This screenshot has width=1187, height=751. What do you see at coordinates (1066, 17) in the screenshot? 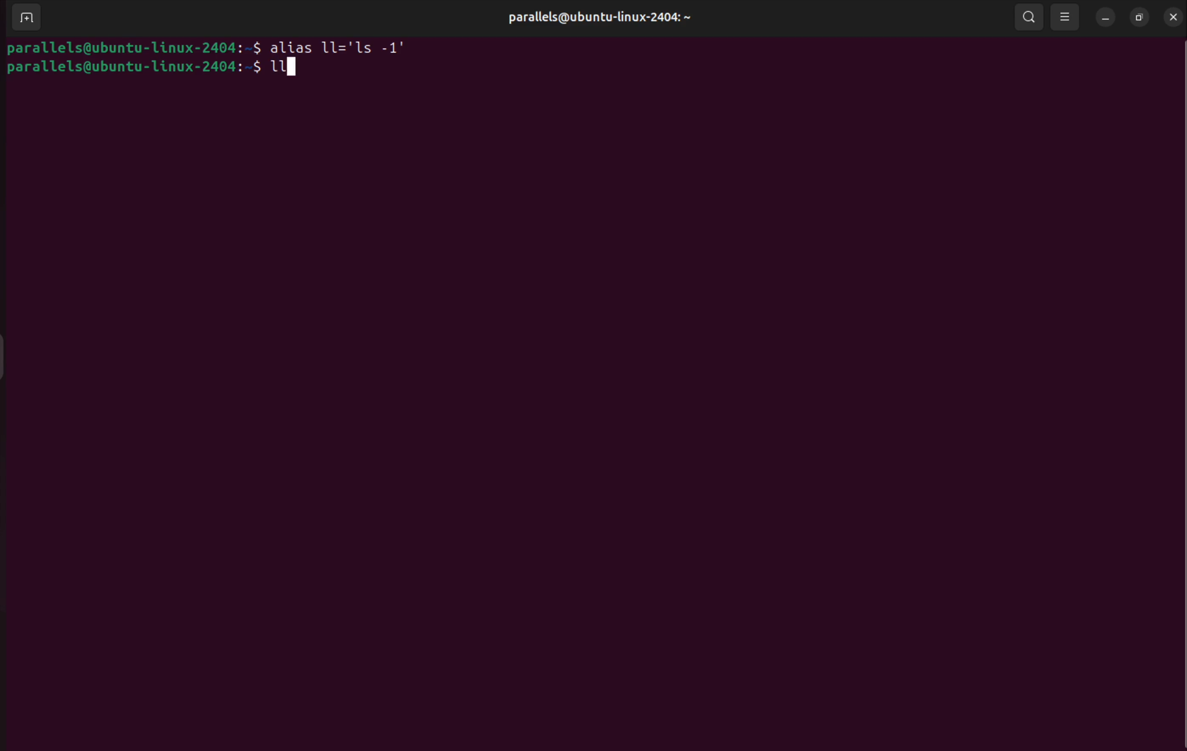
I see `view options` at bounding box center [1066, 17].